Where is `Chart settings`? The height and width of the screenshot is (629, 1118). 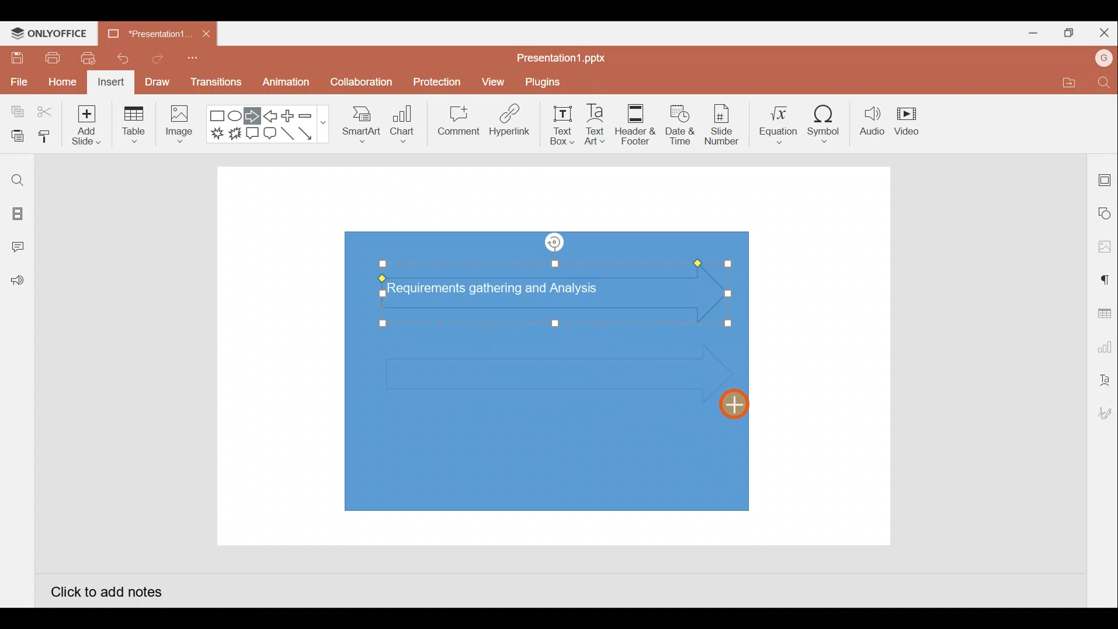 Chart settings is located at coordinates (1103, 345).